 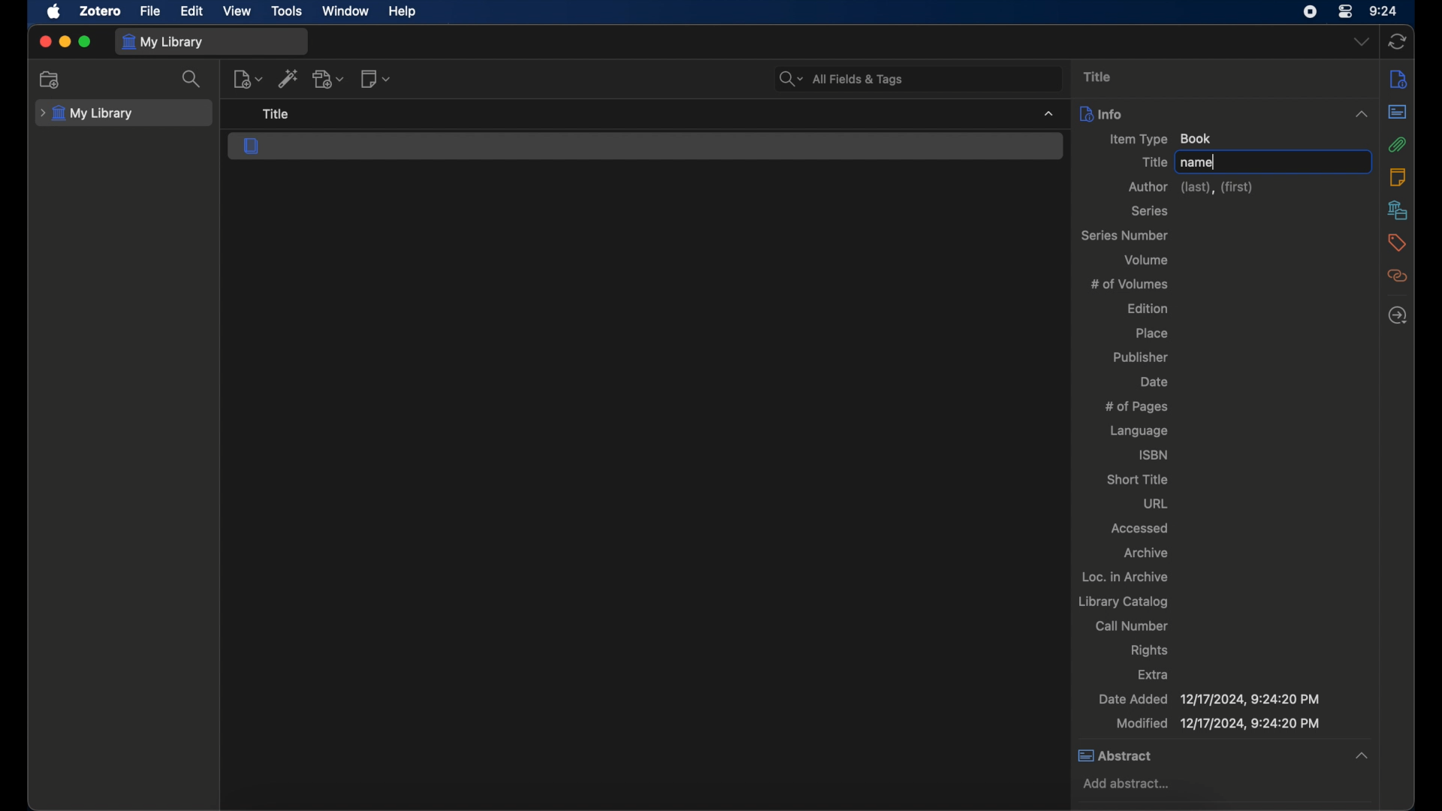 What do you see at coordinates (1398, 41) in the screenshot?
I see `sync` at bounding box center [1398, 41].